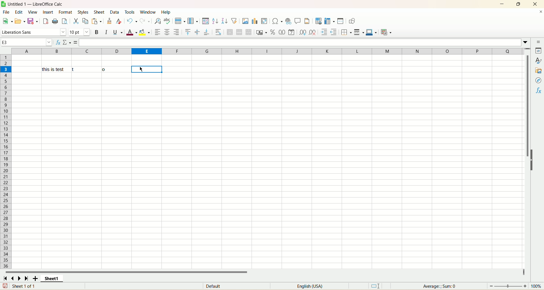  What do you see at coordinates (14, 278) in the screenshot?
I see `scroll to previous sheet` at bounding box center [14, 278].